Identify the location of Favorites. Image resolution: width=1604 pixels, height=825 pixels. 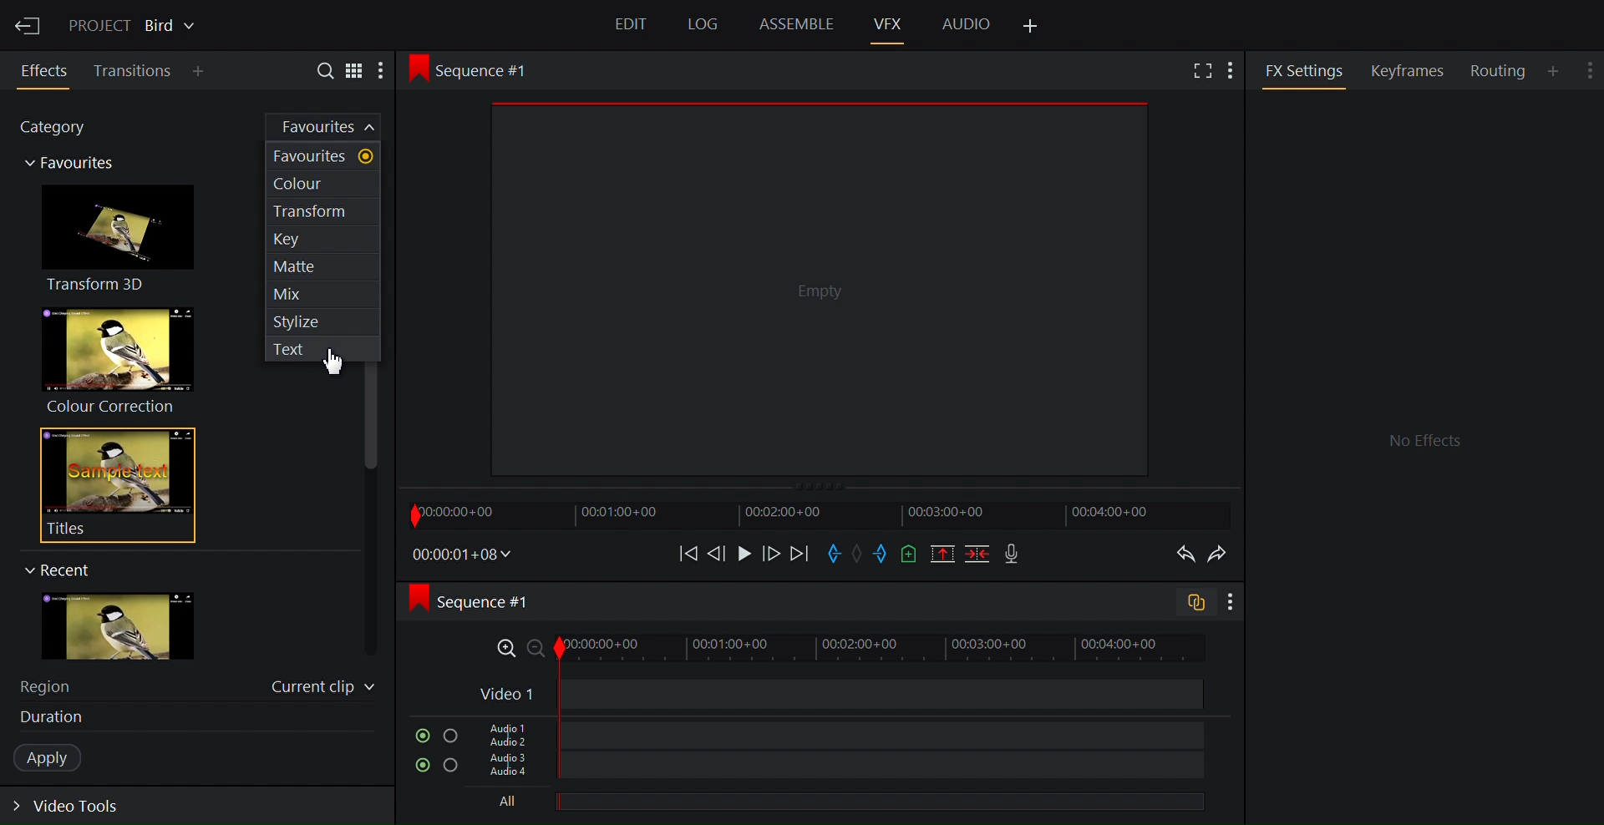
(335, 128).